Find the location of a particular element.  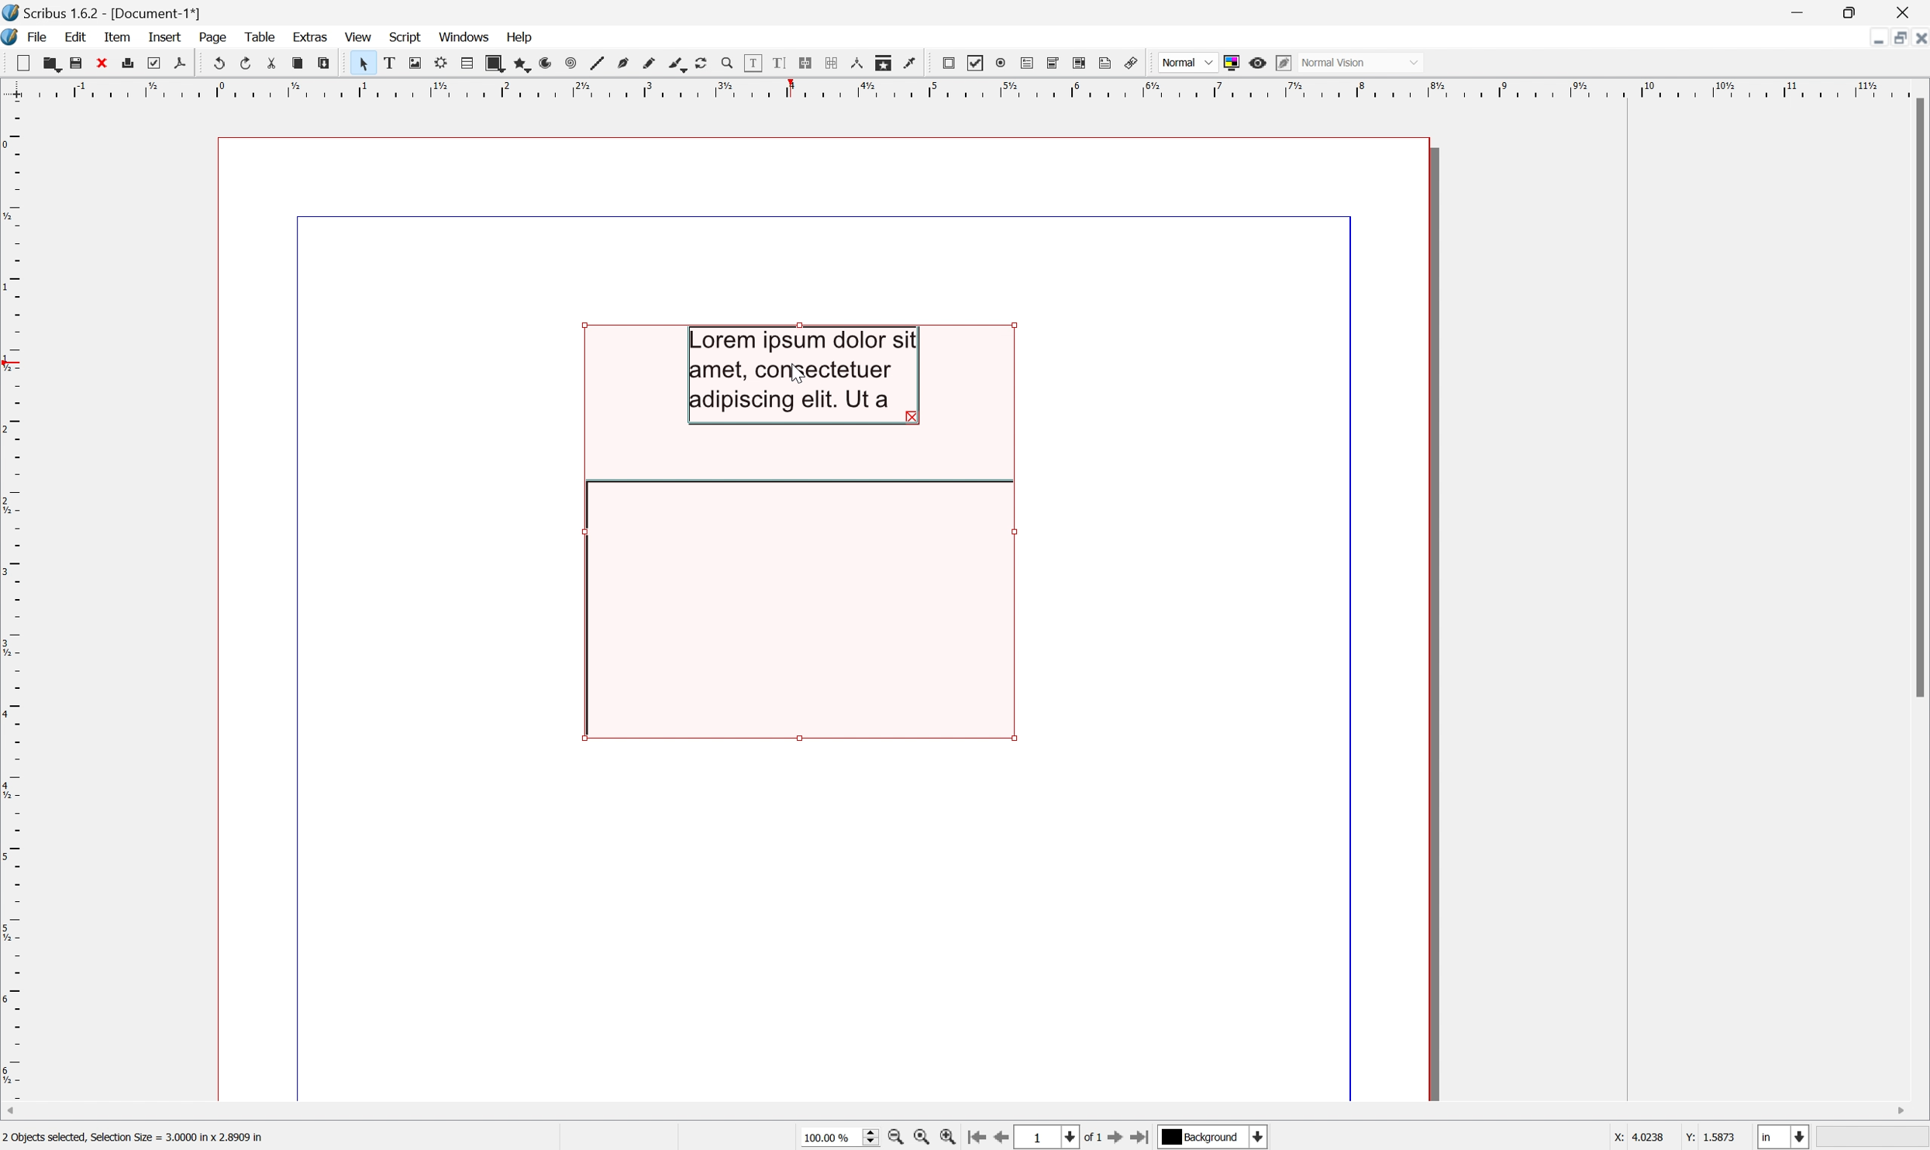

Unlink text frames is located at coordinates (831, 62).